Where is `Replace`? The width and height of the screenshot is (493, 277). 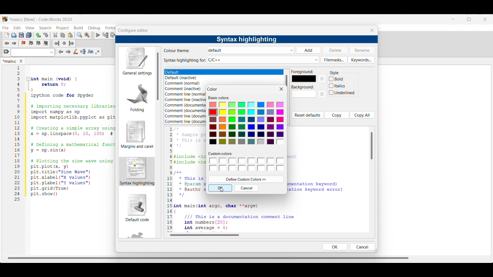
Replace is located at coordinates (87, 35).